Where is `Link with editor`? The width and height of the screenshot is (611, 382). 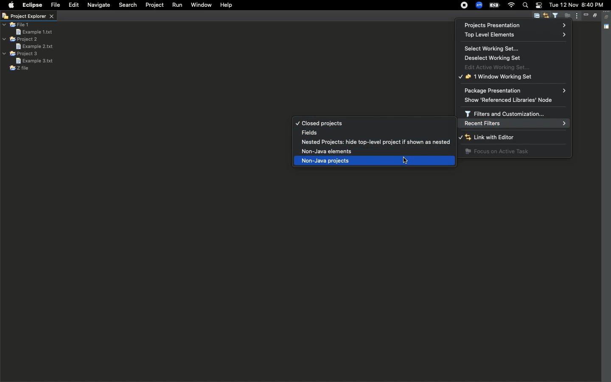 Link with editor is located at coordinates (547, 16).